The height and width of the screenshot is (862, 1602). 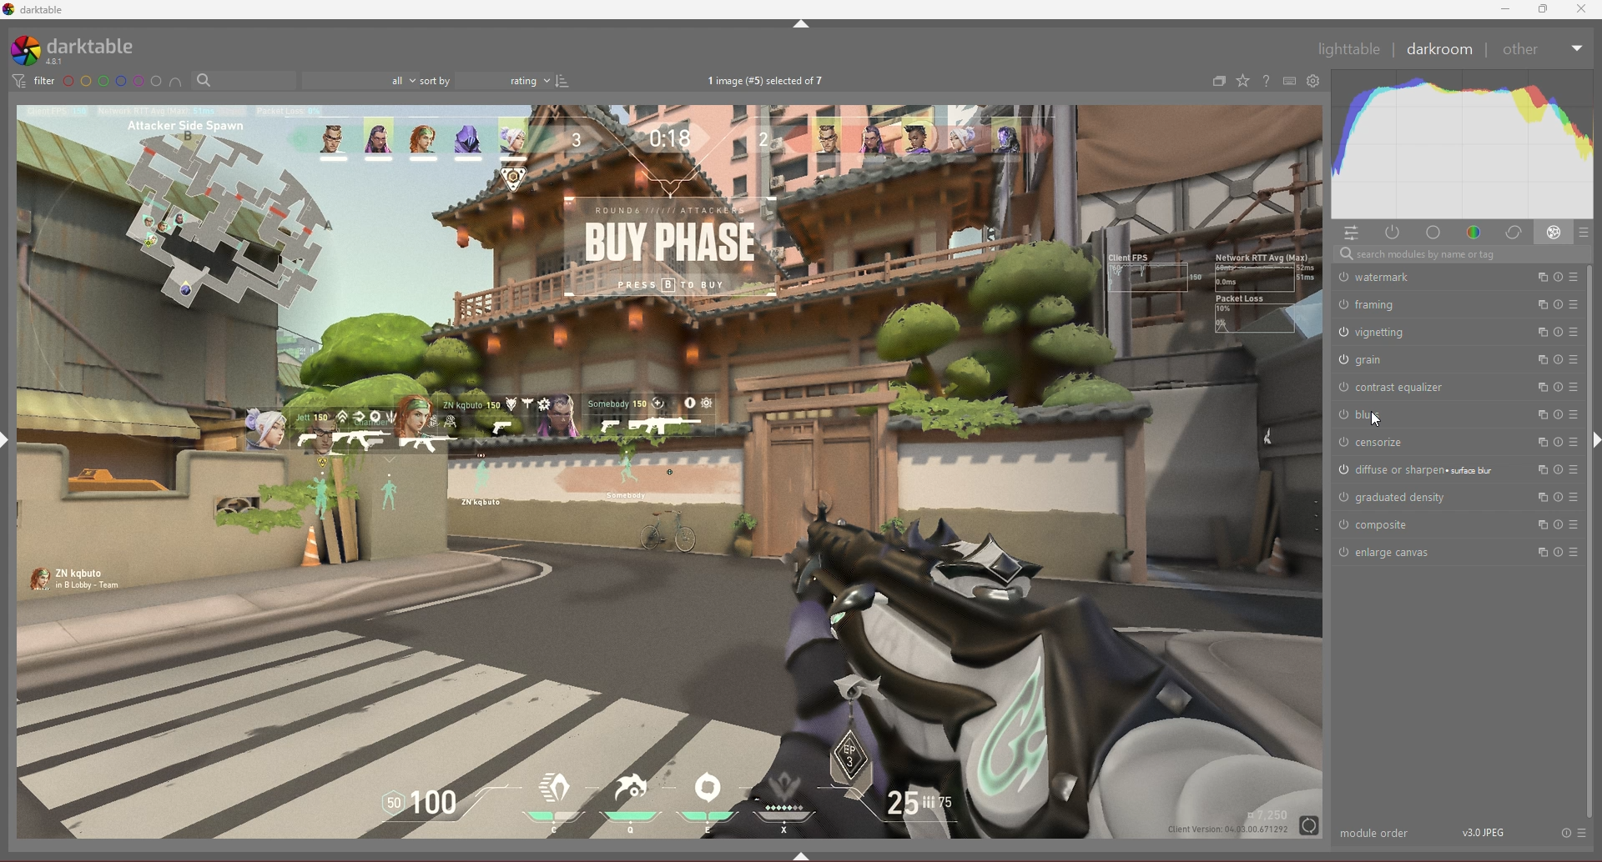 I want to click on keyboard shortcut, so click(x=1290, y=81).